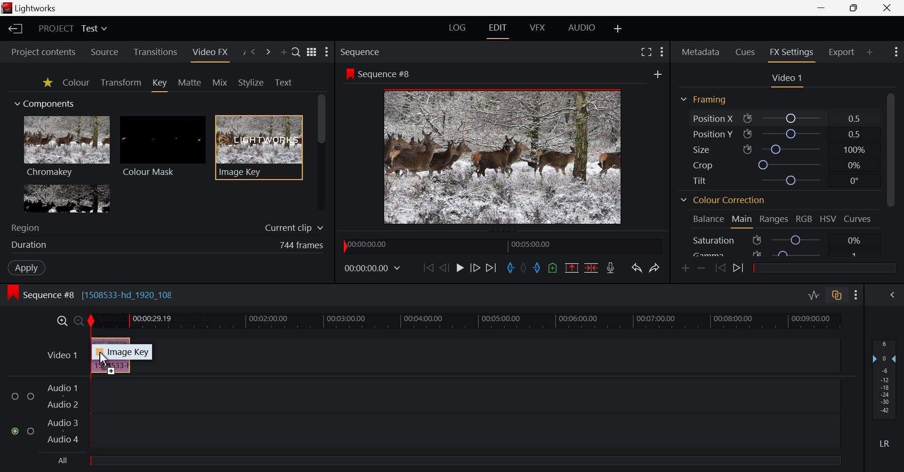 The height and width of the screenshot is (472, 904). I want to click on 00:05:00.00, so click(533, 245).